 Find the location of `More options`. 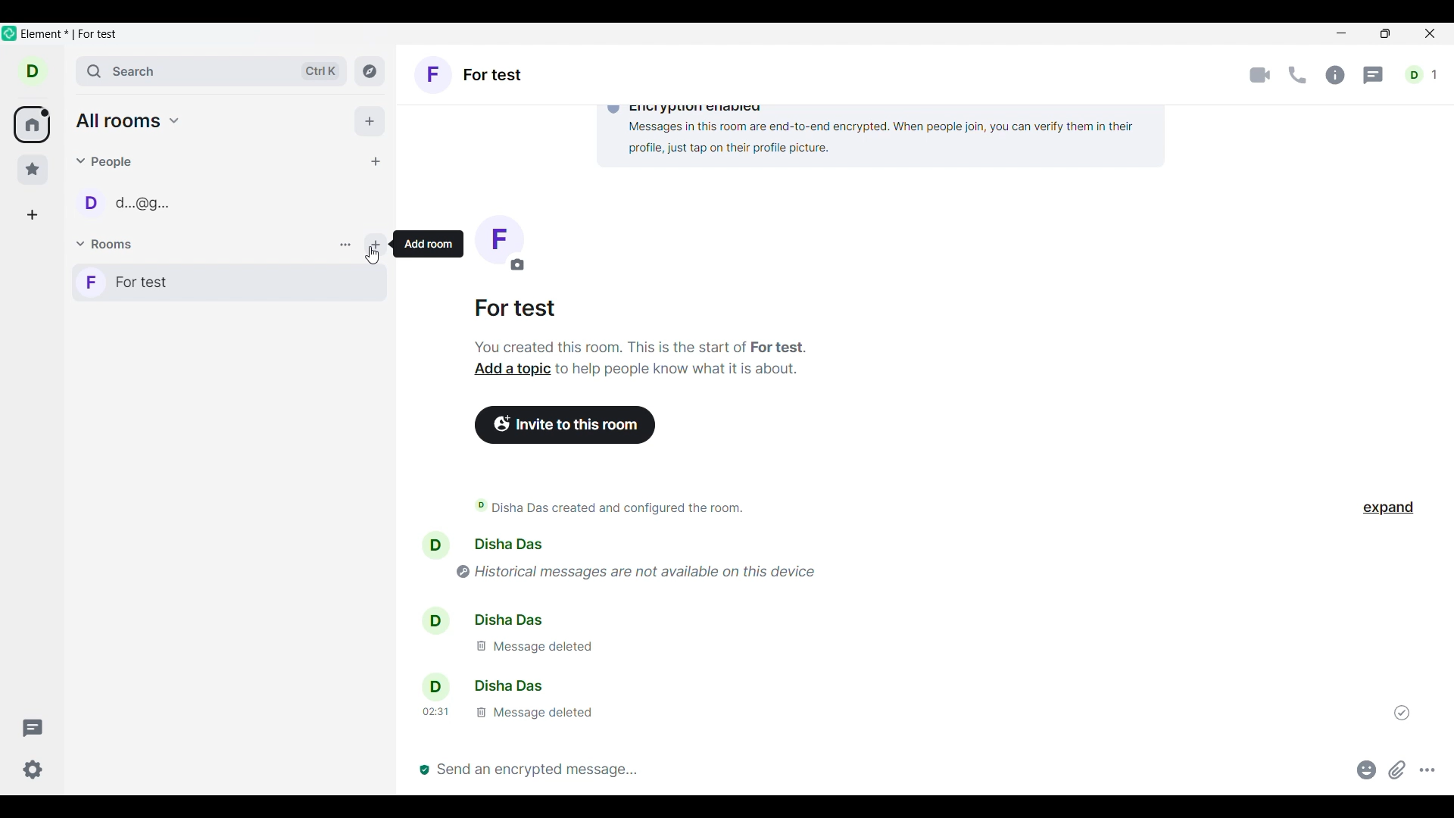

More options is located at coordinates (1427, 770).